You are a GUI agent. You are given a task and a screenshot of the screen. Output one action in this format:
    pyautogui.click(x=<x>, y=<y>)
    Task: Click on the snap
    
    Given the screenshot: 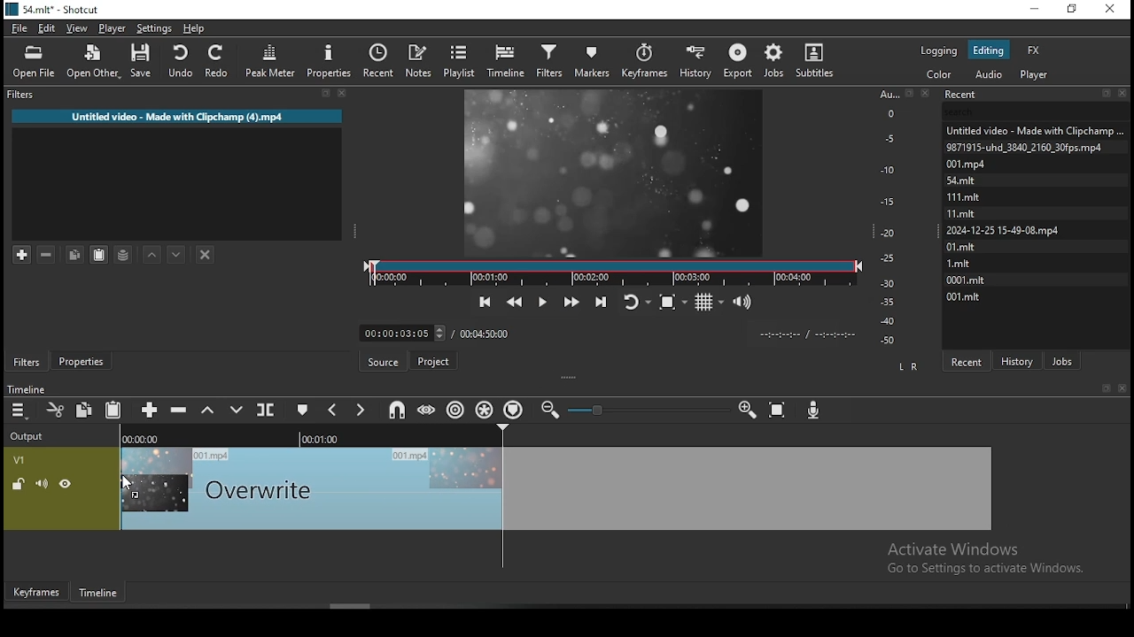 What is the action you would take?
    pyautogui.click(x=399, y=409)
    